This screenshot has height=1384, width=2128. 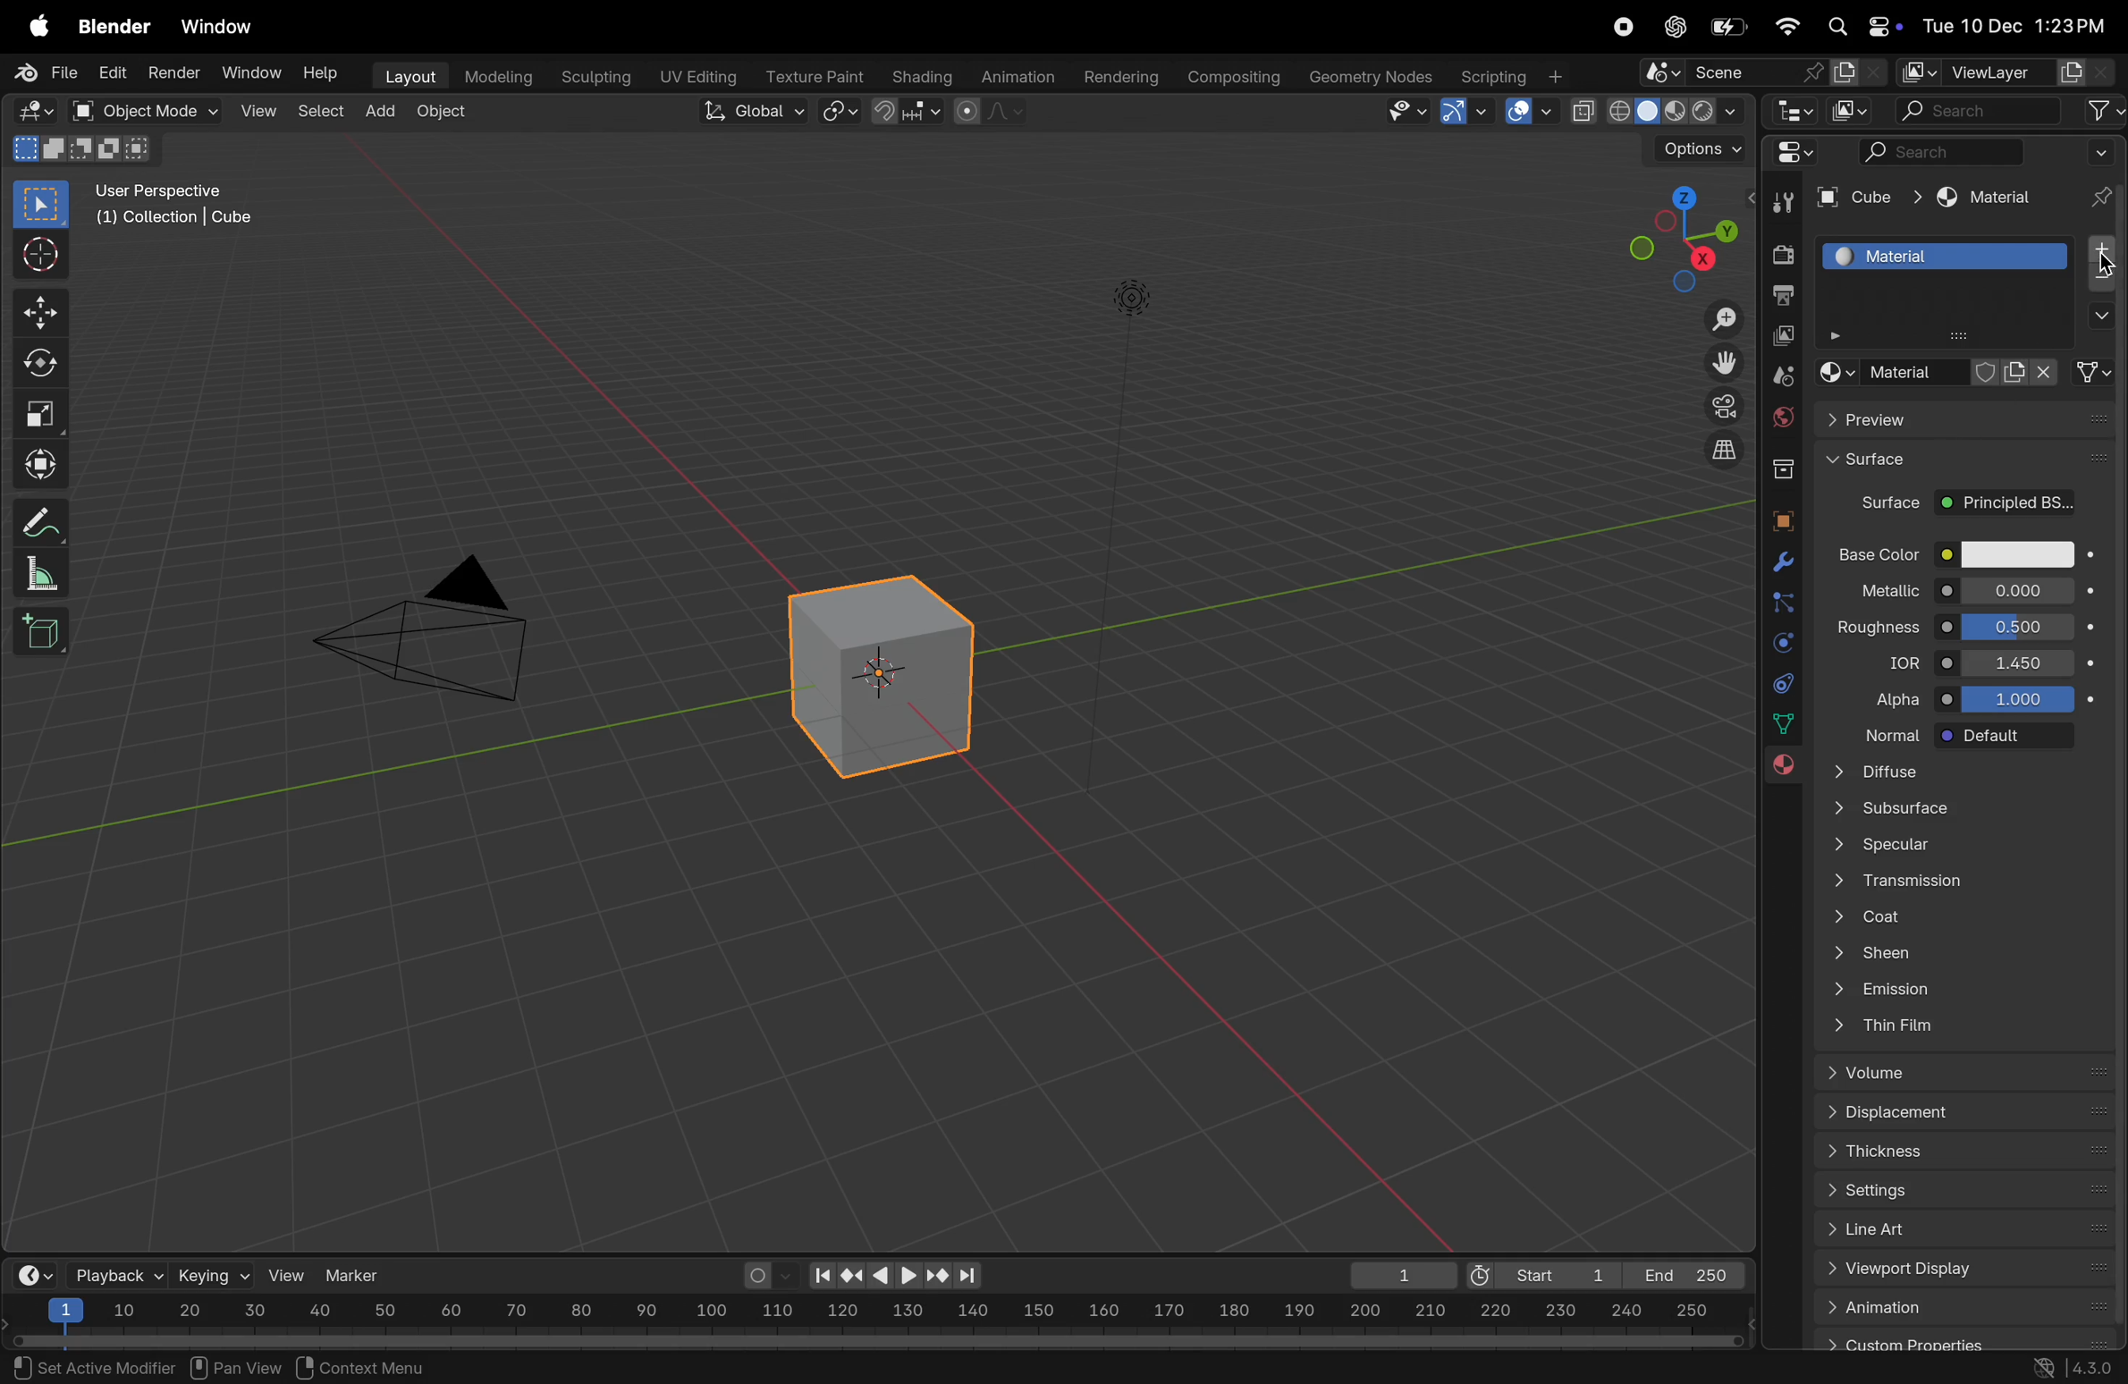 I want to click on emission, so click(x=1900, y=989).